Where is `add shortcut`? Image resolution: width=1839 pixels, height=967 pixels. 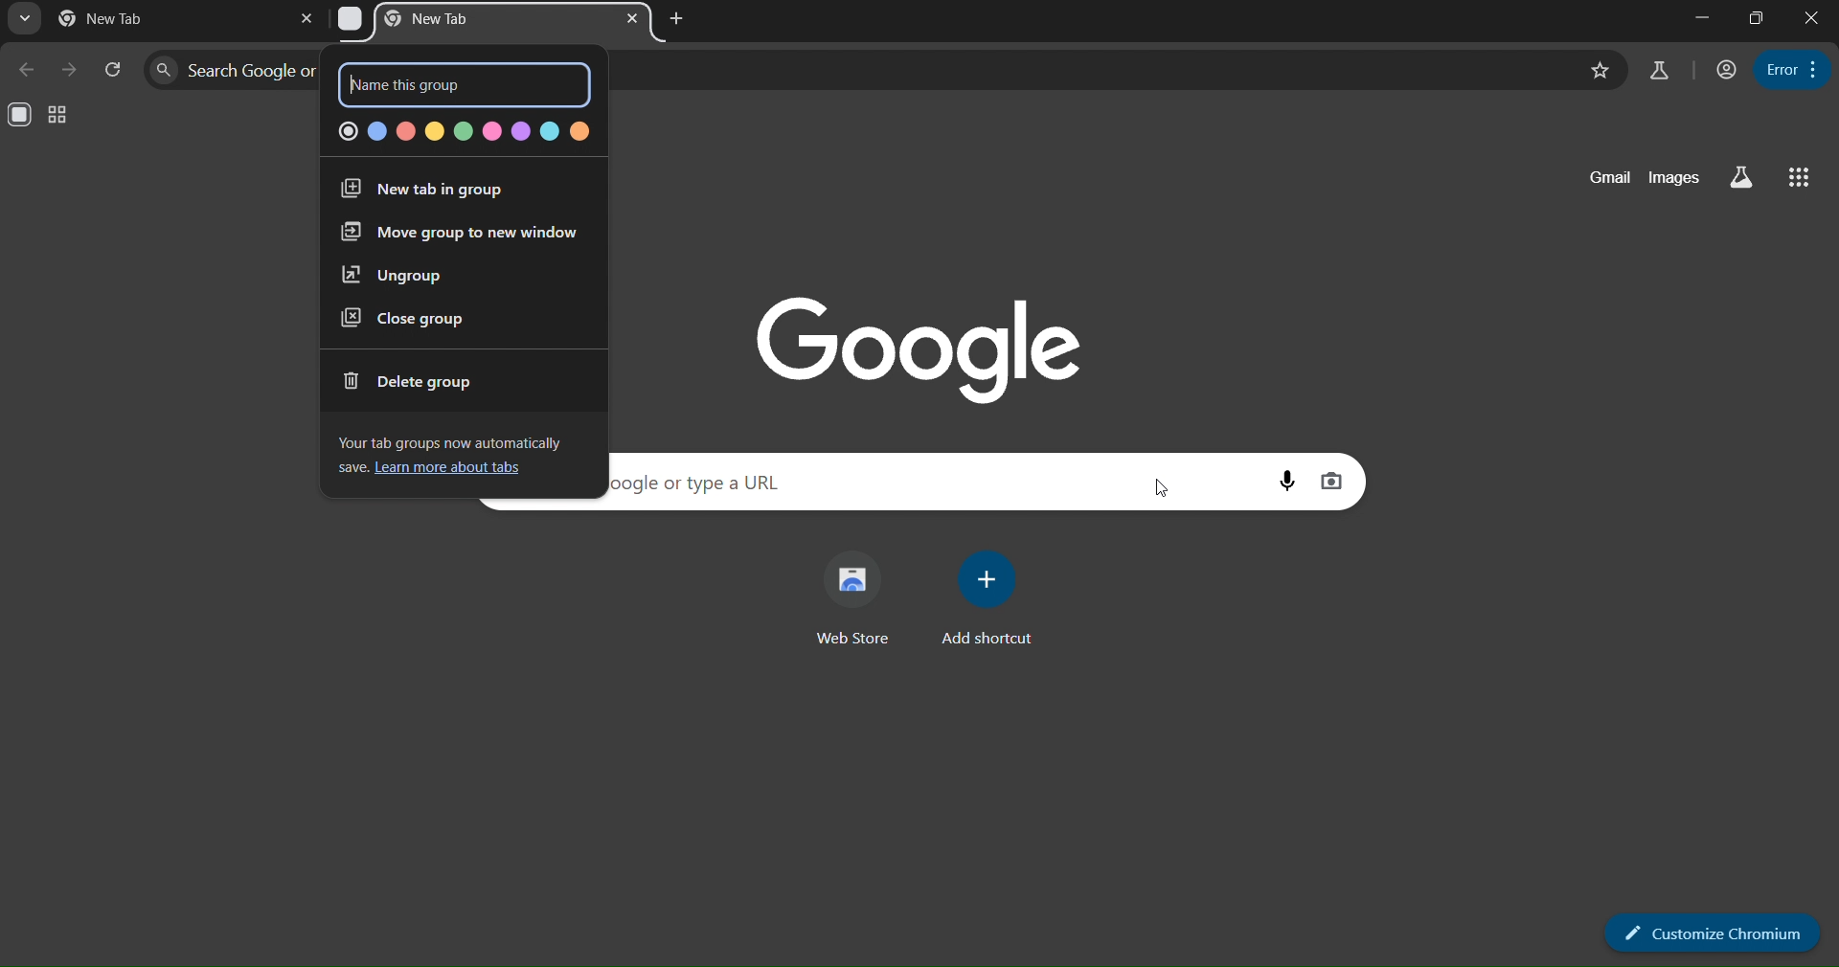 add shortcut is located at coordinates (989, 600).